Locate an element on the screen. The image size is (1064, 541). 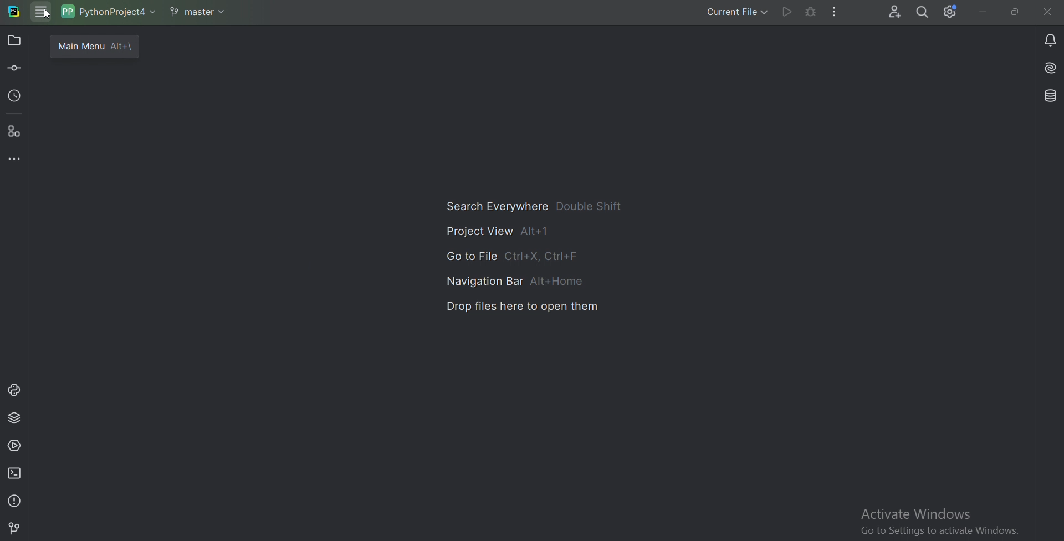
Windows information is located at coordinates (938, 522).